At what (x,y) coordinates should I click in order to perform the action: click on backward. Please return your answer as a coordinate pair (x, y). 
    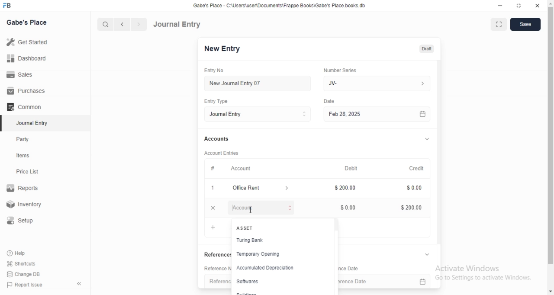
    Looking at the image, I should click on (122, 24).